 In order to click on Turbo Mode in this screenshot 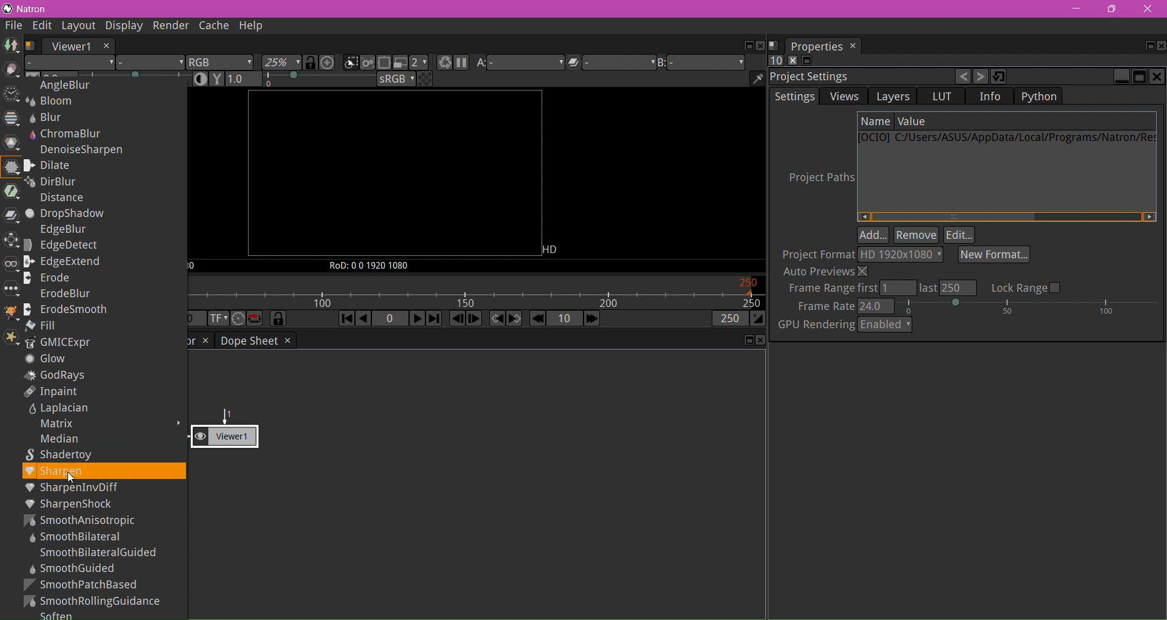, I will do `click(238, 319)`.